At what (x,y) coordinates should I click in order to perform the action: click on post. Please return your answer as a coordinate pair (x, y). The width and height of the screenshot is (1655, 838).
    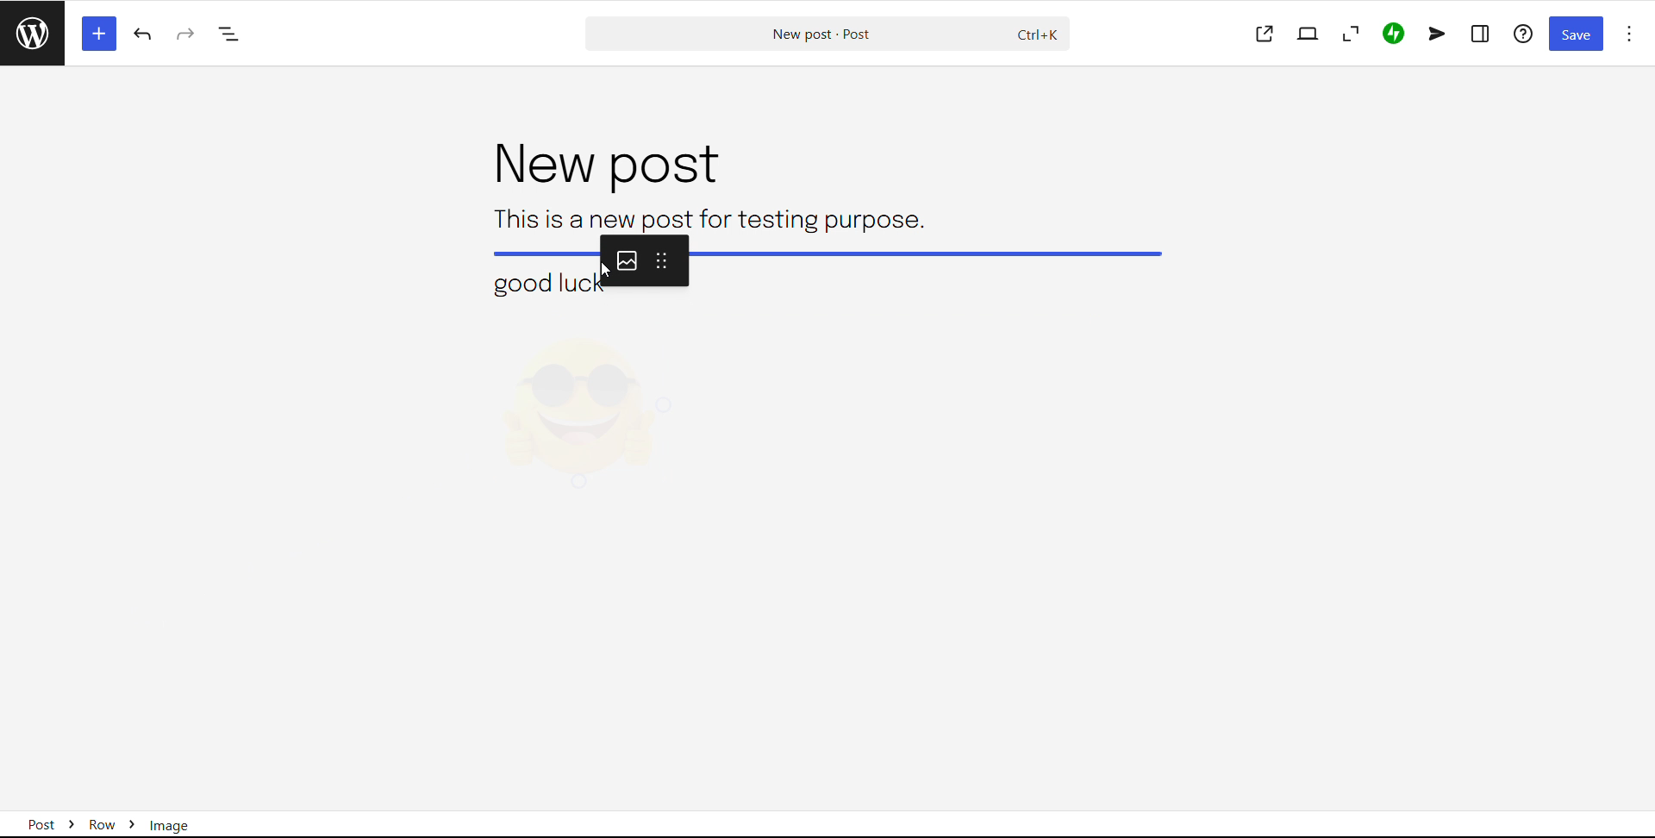
    Looking at the image, I should click on (602, 166).